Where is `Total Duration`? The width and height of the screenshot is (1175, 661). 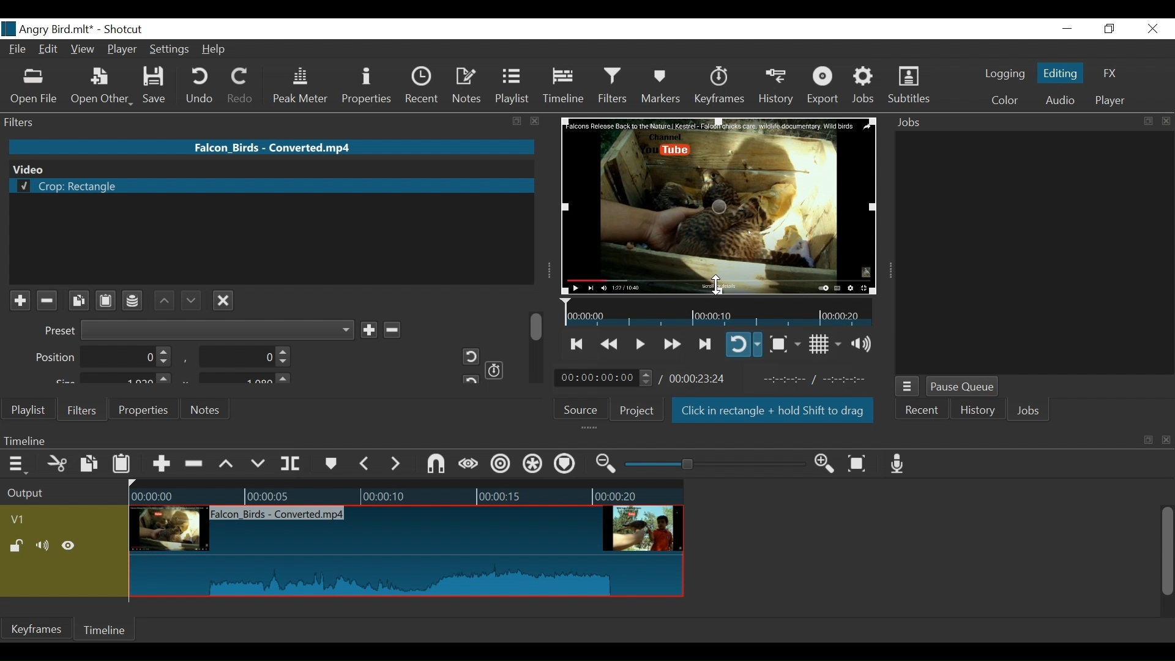 Total Duration is located at coordinates (699, 378).